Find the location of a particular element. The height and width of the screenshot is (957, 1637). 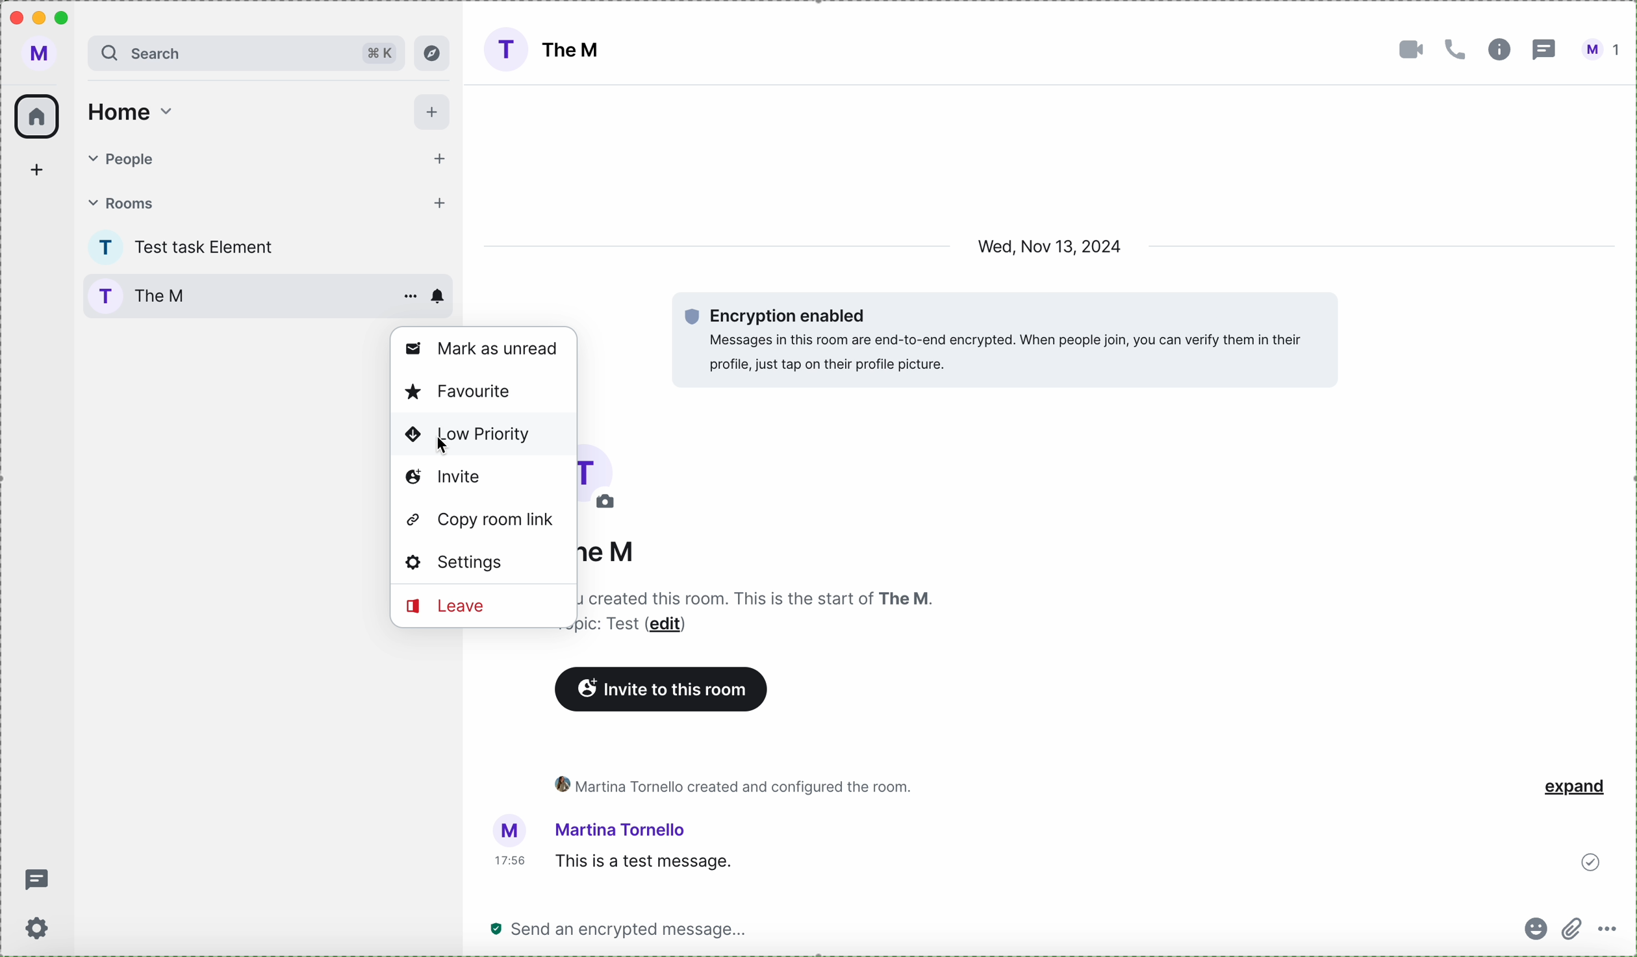

send a message is located at coordinates (623, 928).